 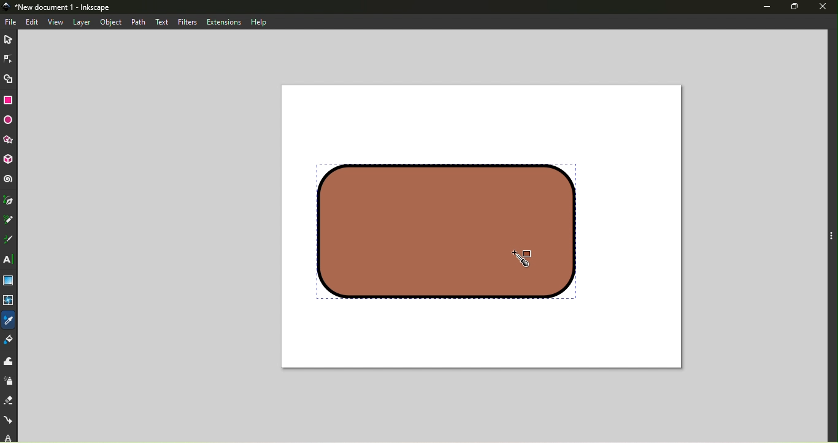 What do you see at coordinates (10, 140) in the screenshot?
I see `Star/polygon tool` at bounding box center [10, 140].